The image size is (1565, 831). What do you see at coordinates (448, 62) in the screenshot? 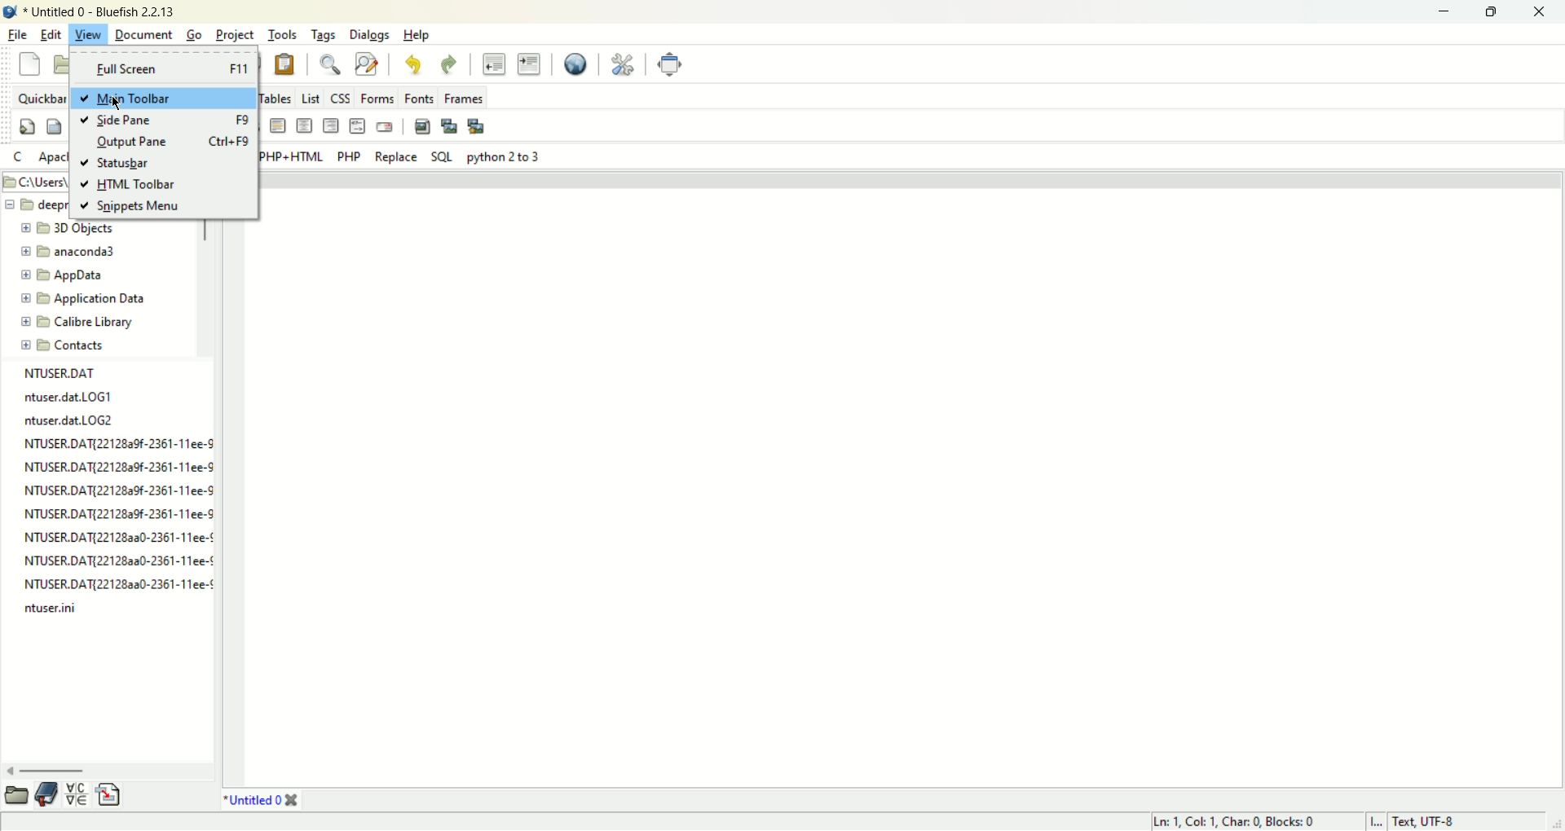
I see `redo` at bounding box center [448, 62].